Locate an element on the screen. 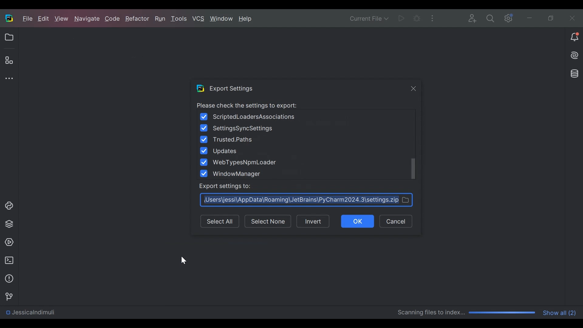 The image size is (583, 328). Close is located at coordinates (414, 89).